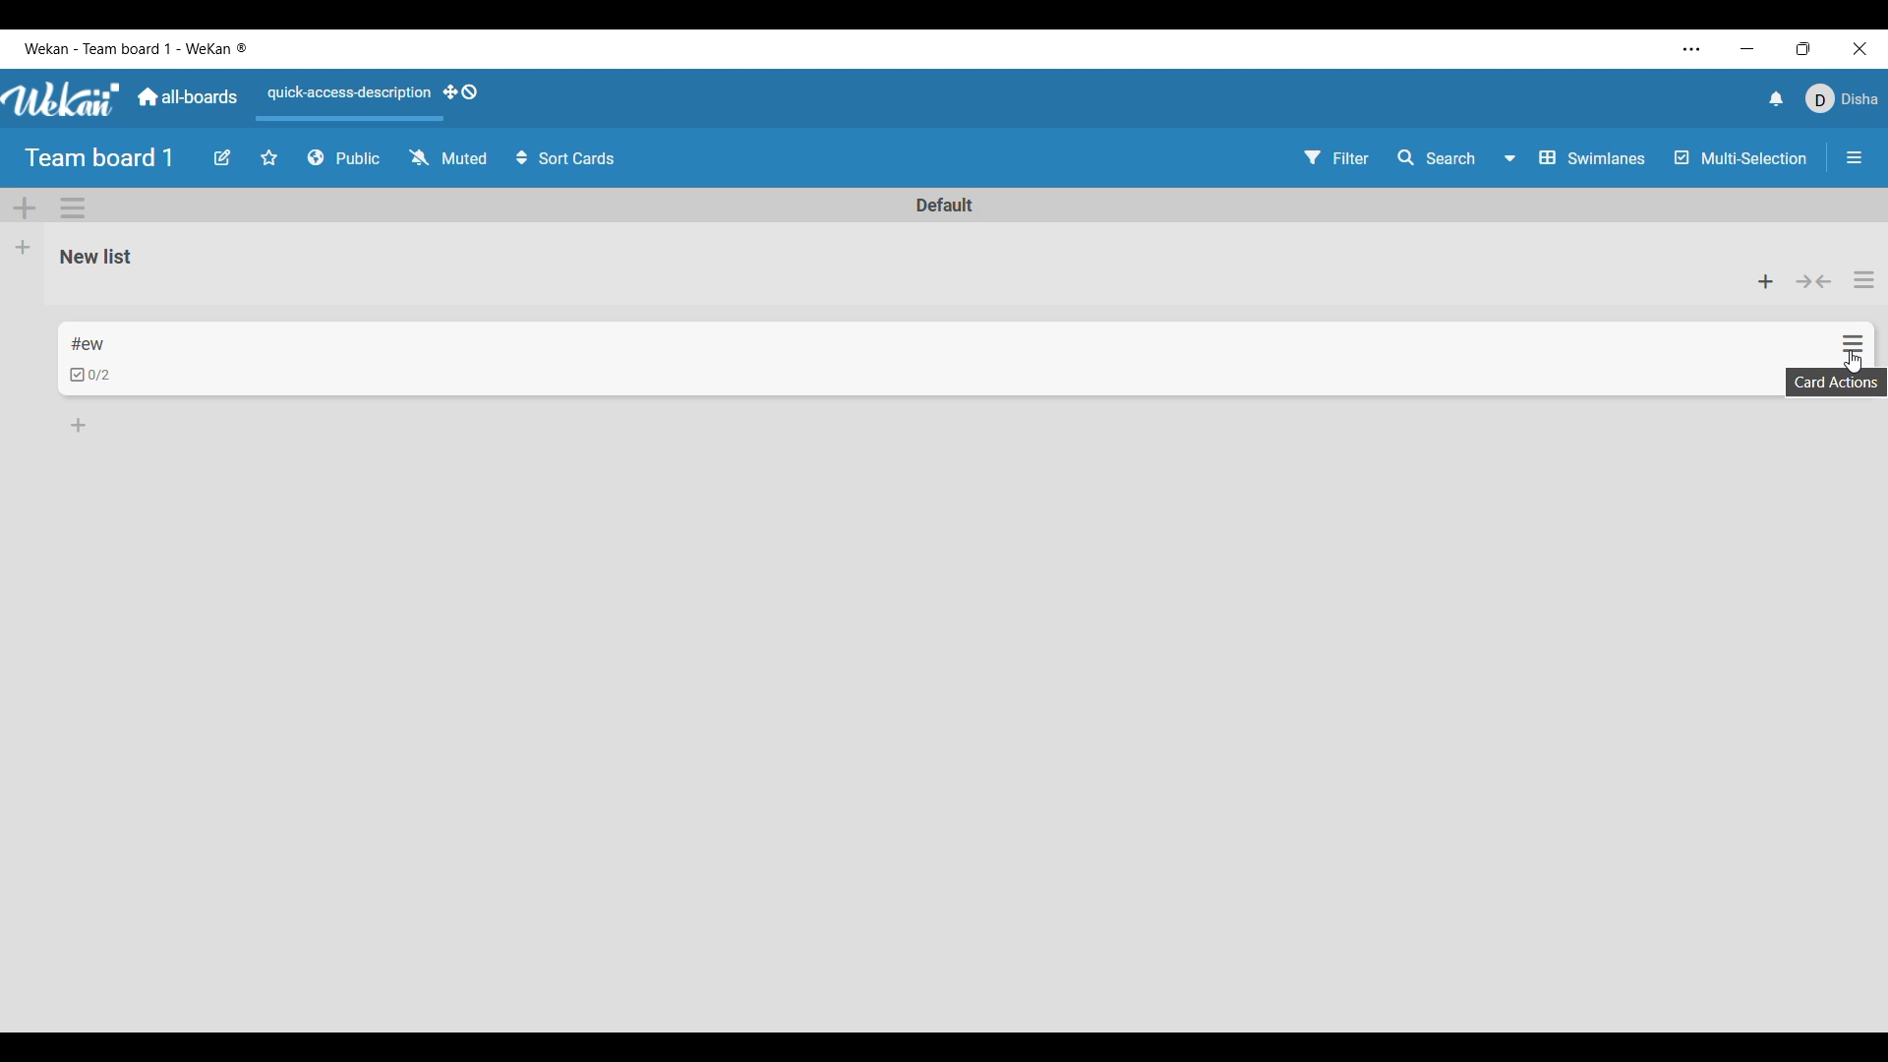 Image resolution: width=1888 pixels, height=1062 pixels. Describe the element at coordinates (1850, 364) in the screenshot. I see `cursor` at that location.